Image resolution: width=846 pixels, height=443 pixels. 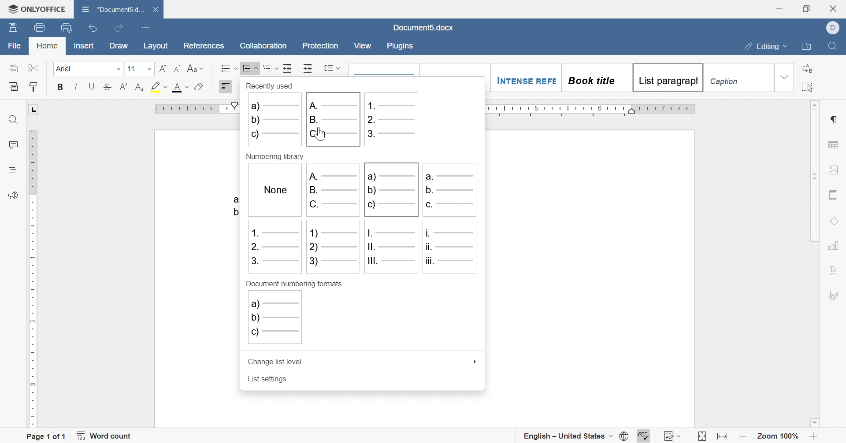 I want to click on bold, so click(x=60, y=87).